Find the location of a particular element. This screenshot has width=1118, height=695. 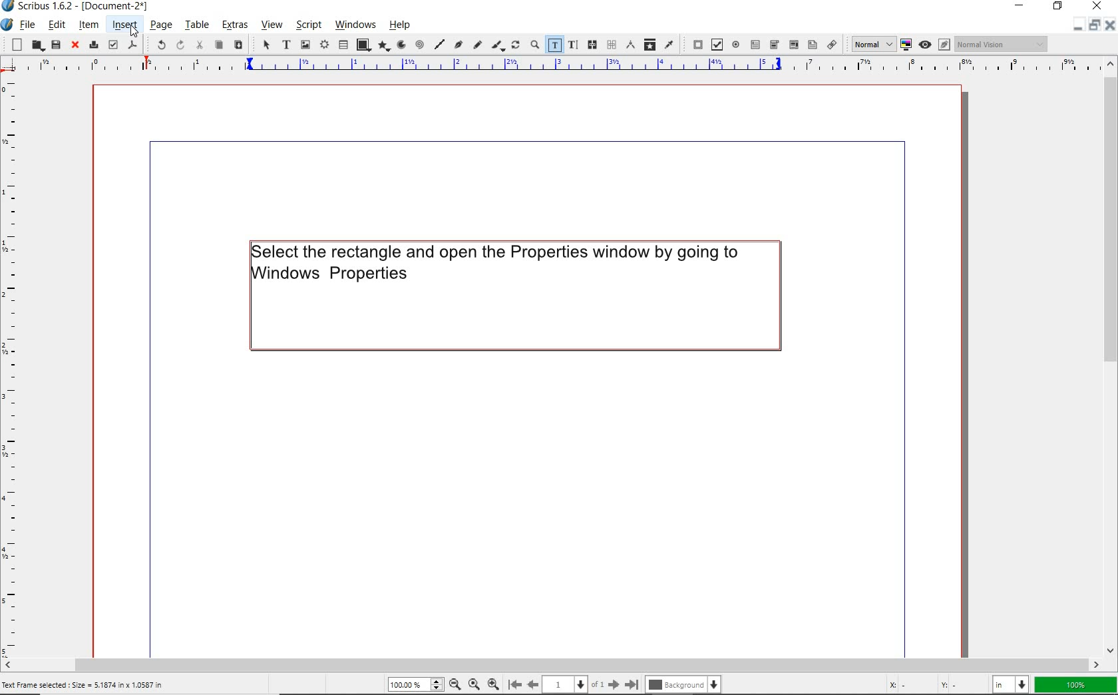

item is located at coordinates (87, 25).